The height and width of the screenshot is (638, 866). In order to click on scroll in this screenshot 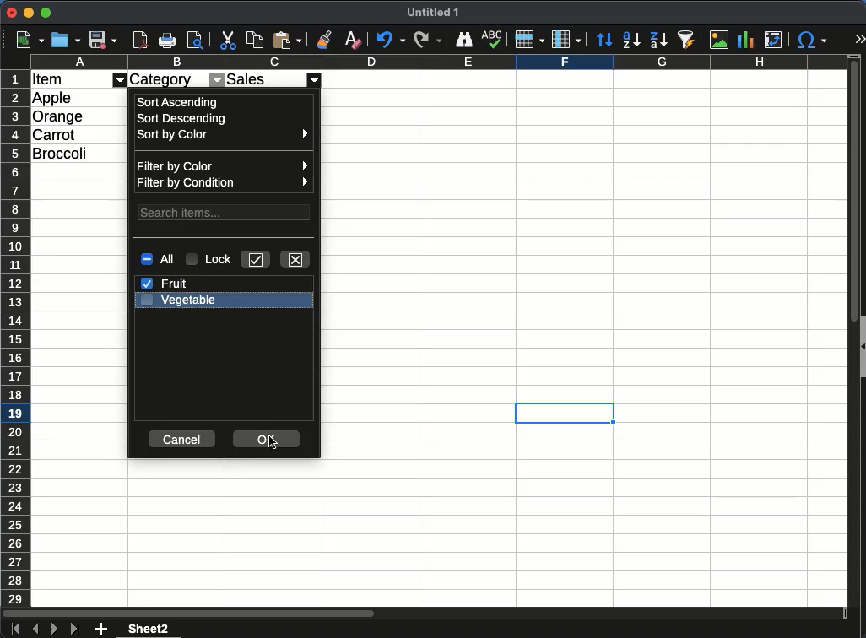, I will do `click(851, 339)`.